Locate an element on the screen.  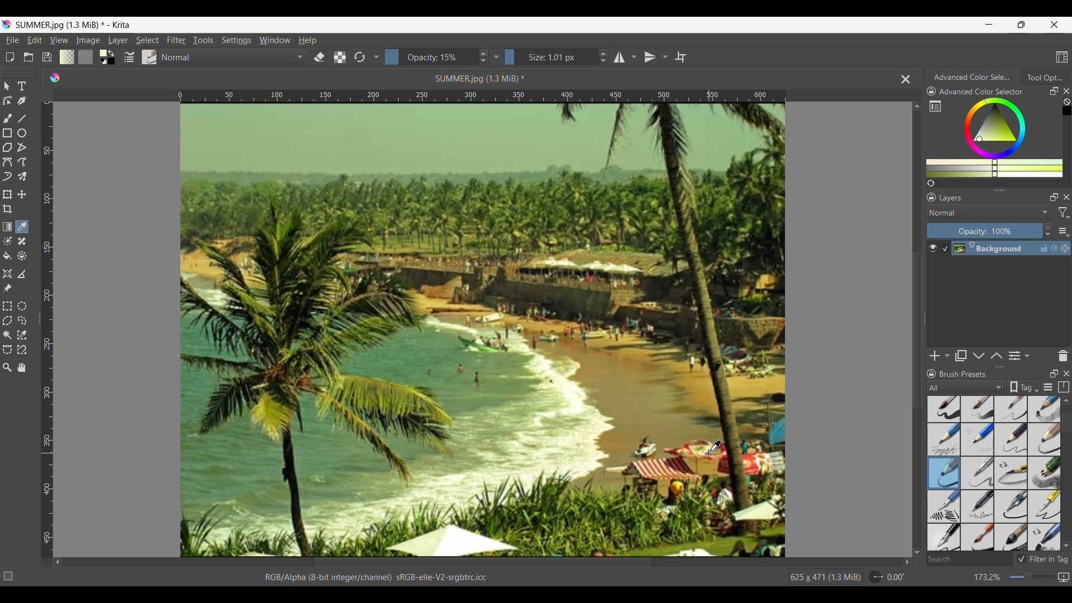
Freehand path tool is located at coordinates (22, 162).